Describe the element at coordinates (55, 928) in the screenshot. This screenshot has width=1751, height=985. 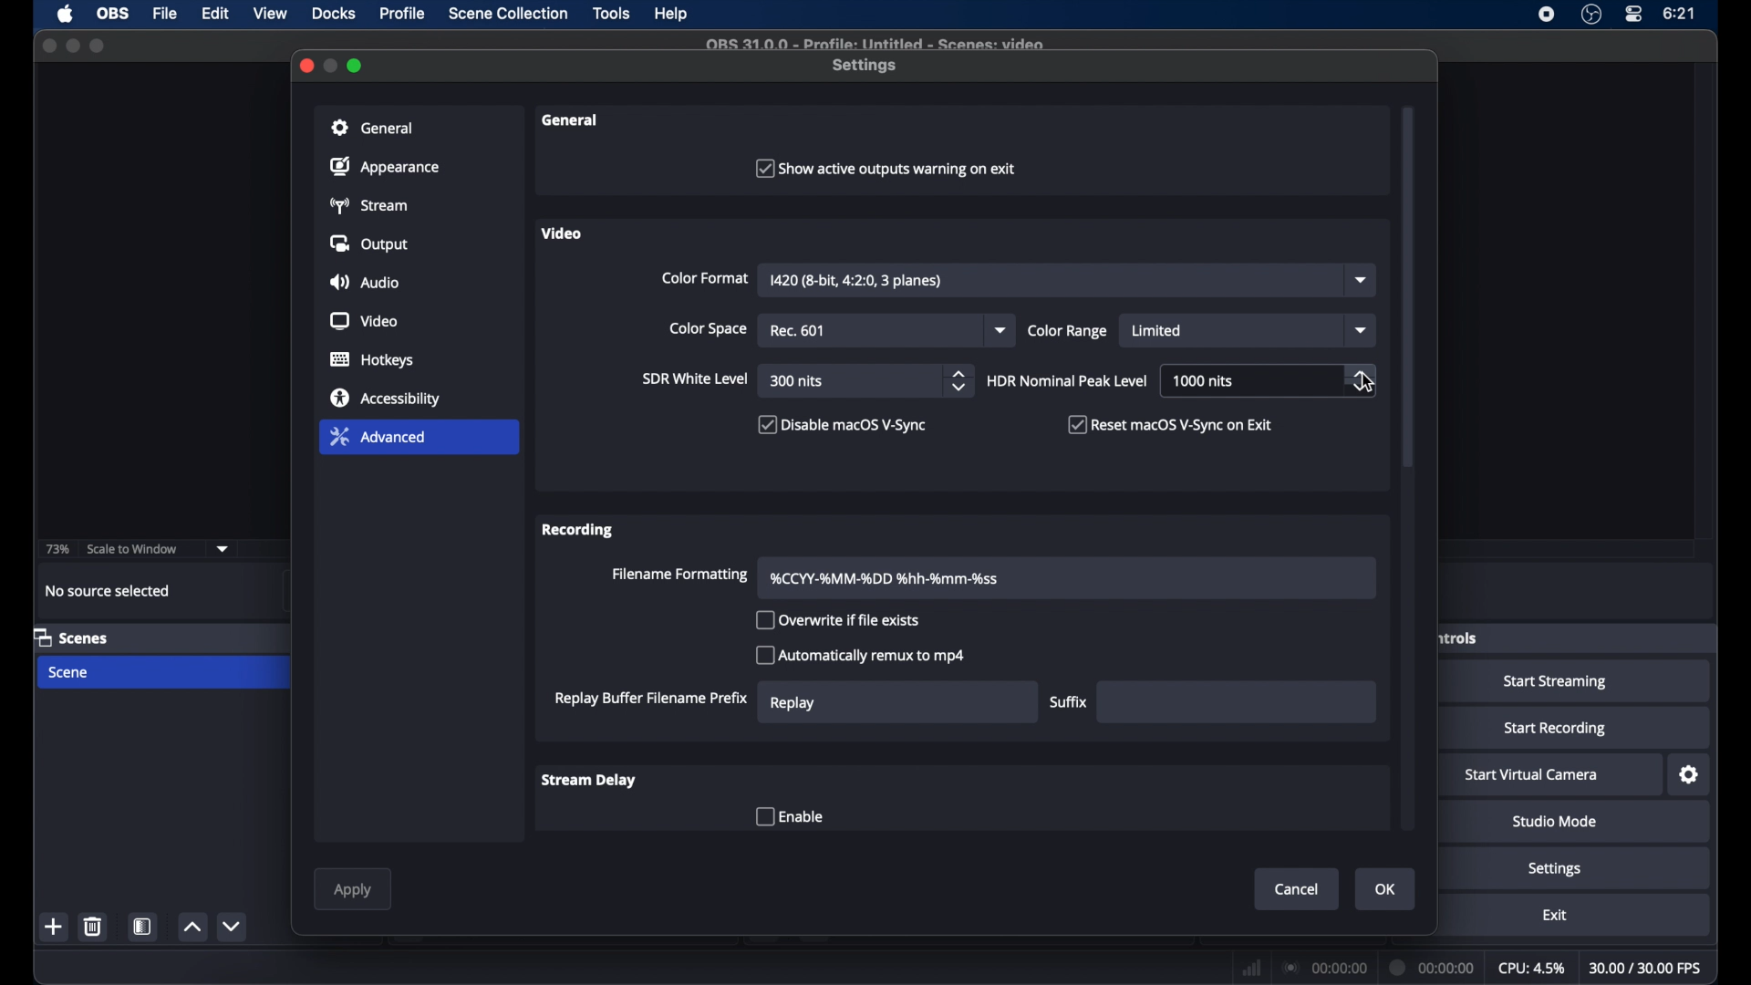
I see `add` at that location.